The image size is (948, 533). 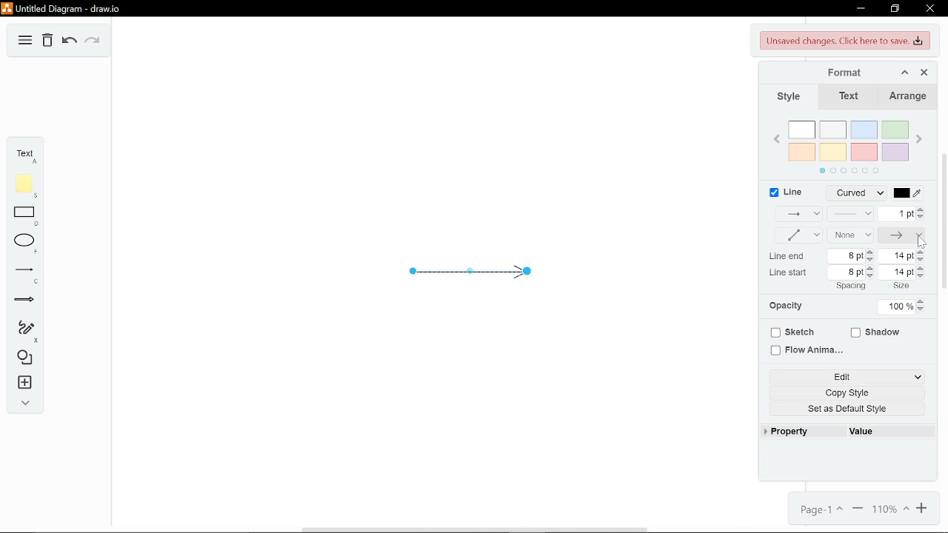 I want to click on Current line end spacing, so click(x=844, y=256).